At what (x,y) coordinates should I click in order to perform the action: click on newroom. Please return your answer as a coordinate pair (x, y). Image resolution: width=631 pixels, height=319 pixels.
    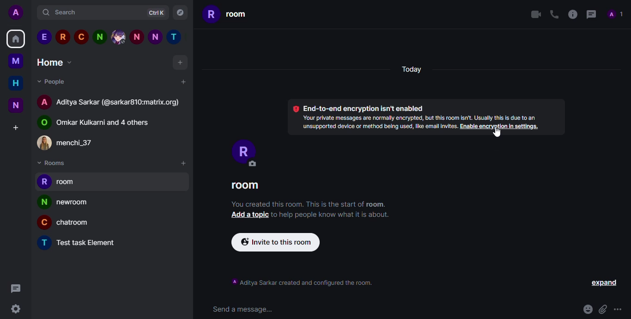
    Looking at the image, I should click on (64, 201).